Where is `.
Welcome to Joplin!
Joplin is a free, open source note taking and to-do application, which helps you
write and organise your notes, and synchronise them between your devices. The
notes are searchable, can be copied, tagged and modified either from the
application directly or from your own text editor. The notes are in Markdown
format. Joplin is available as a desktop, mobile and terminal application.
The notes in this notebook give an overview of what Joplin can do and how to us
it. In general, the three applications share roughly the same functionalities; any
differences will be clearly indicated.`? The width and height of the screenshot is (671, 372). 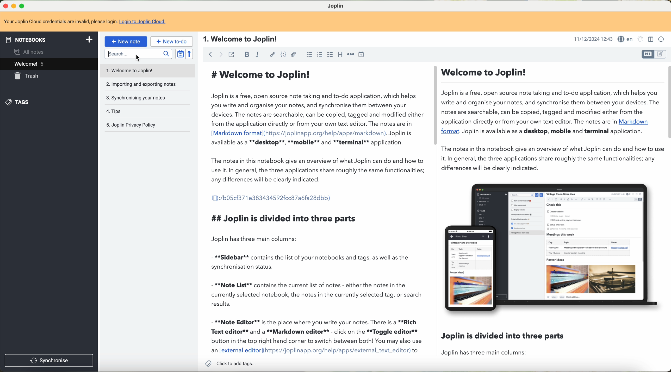 .
Welcome to Joplin!
Joplin is a free, open source note taking and to-do application, which helps you
write and organise your notes, and synchronise them between your devices. The
notes are searchable, can be copied, tagged and modified either from the
application directly or from your own text editor. The notes are in Markdown
format. Joplin is available as a desktop, mobile and terminal application.
The notes in this notebook give an overview of what Joplin can do and how to us
it. In general, the three applications share roughly the same functionalities; any
differences will be clearly indicated. is located at coordinates (551, 120).